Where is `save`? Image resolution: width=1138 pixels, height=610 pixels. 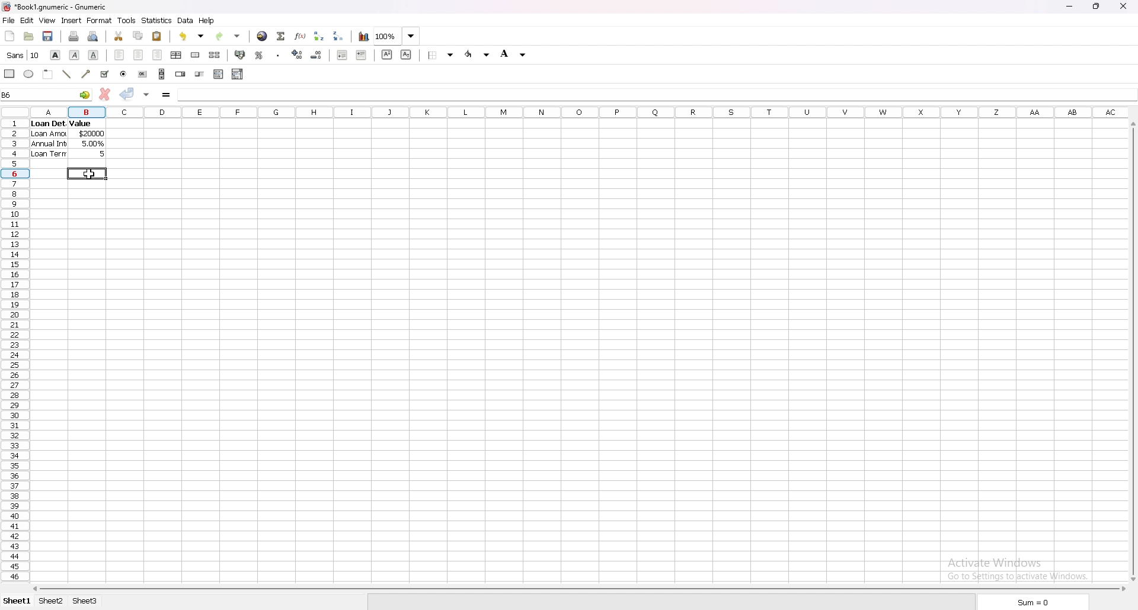
save is located at coordinates (49, 36).